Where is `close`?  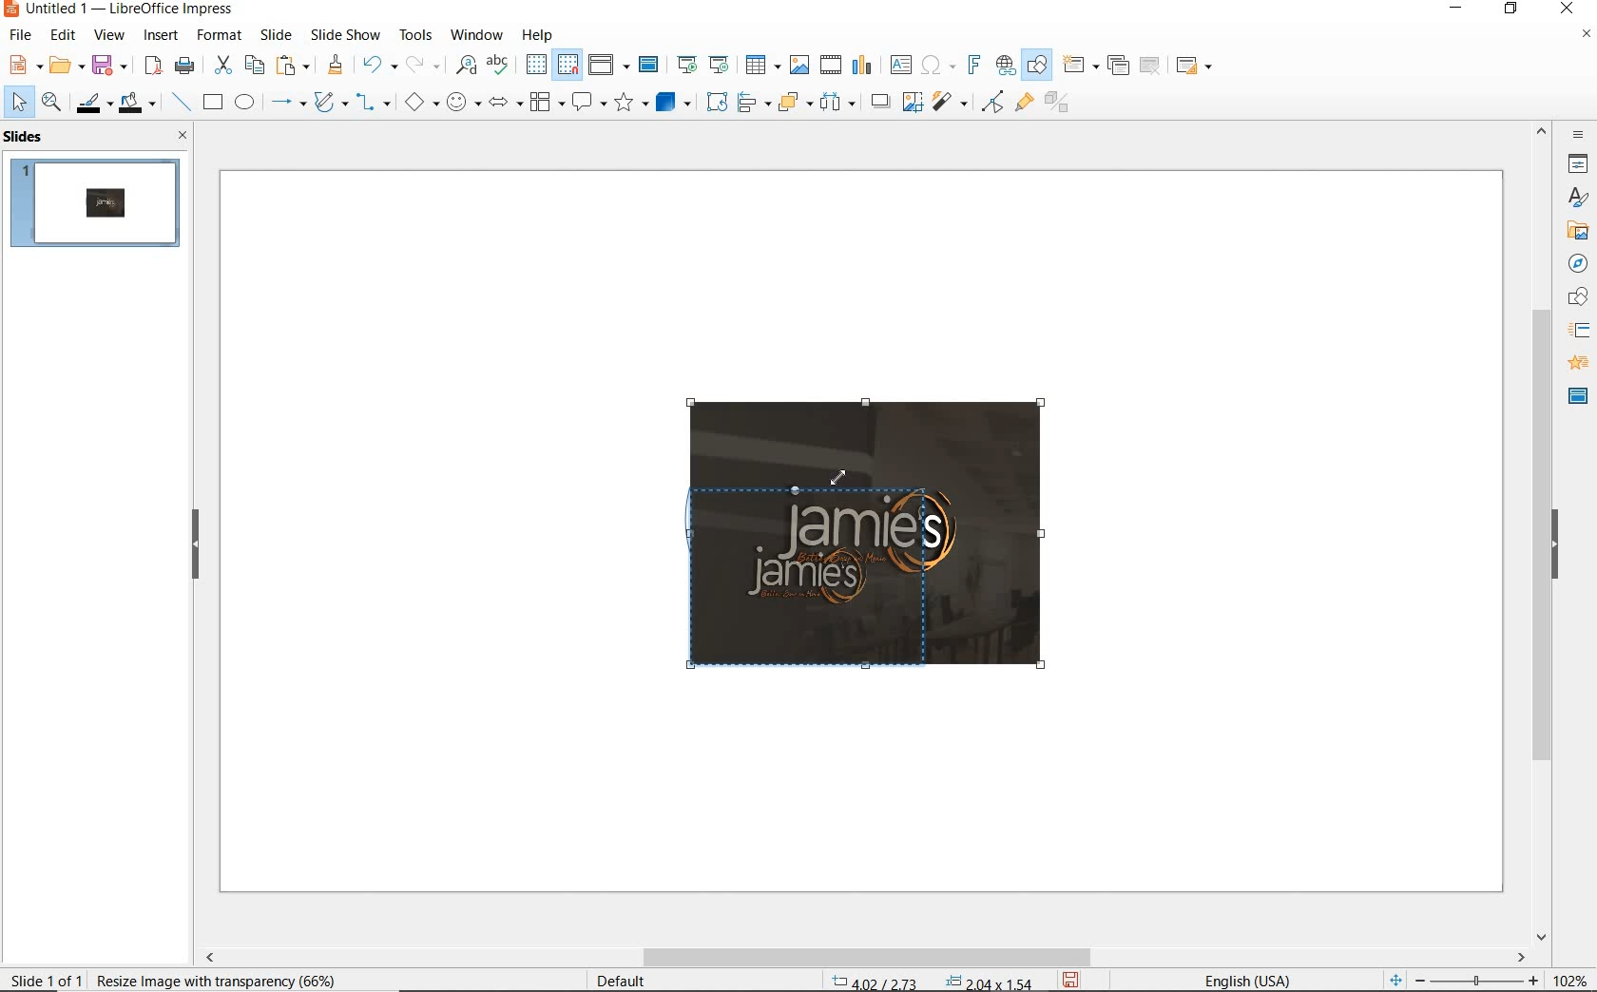 close is located at coordinates (1567, 10).